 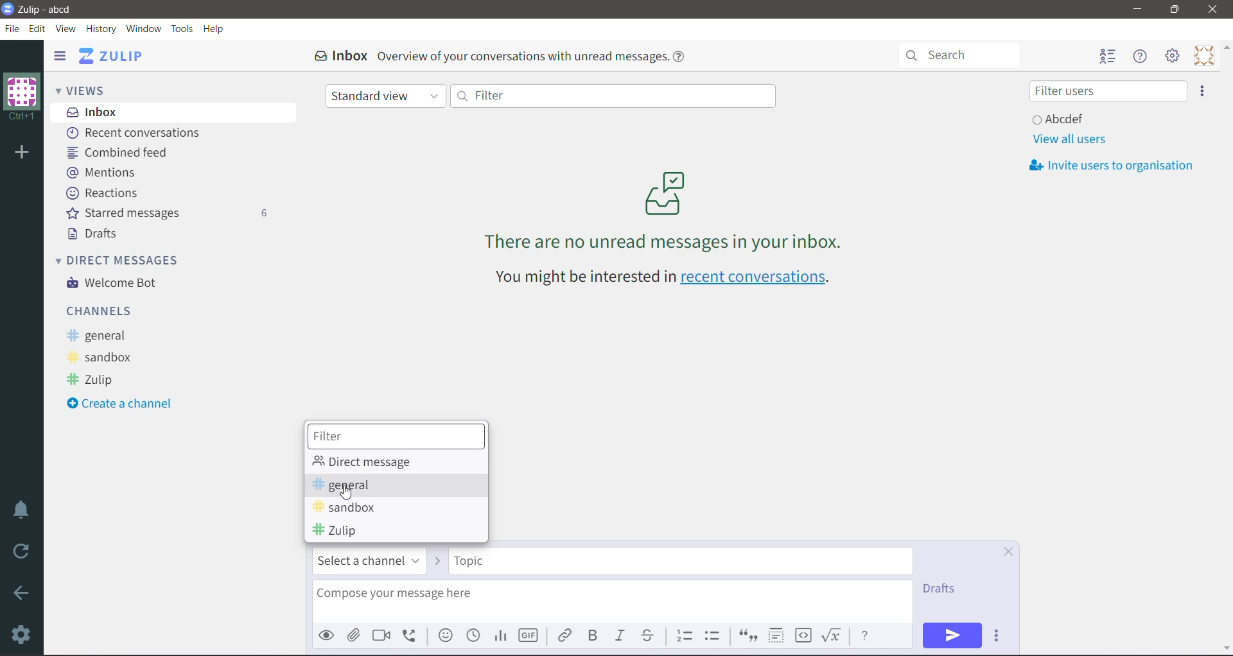 What do you see at coordinates (380, 463) in the screenshot?
I see `Direct message` at bounding box center [380, 463].